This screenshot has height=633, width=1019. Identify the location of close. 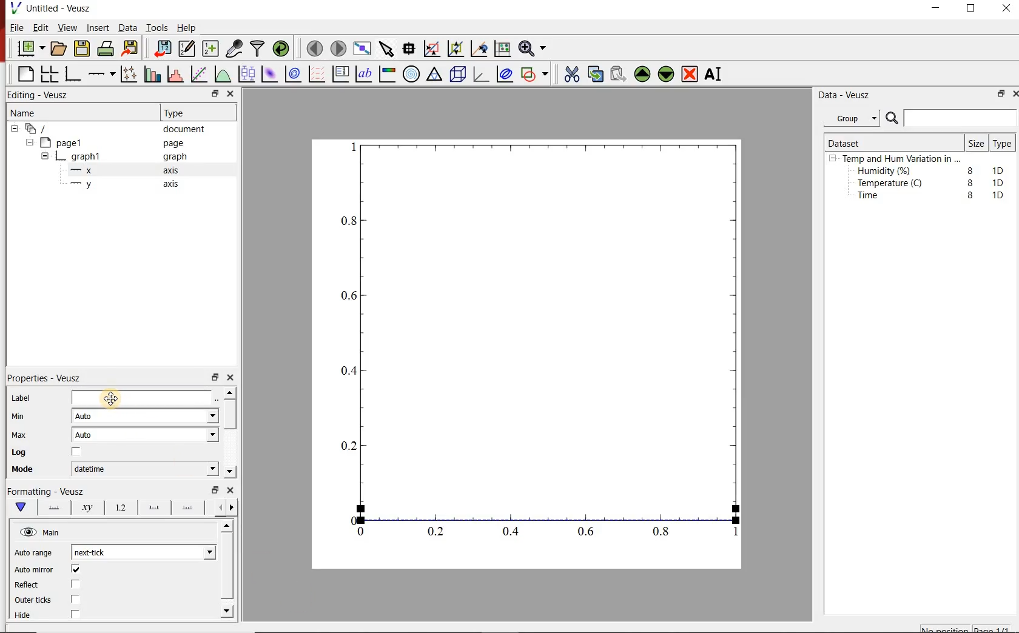
(1013, 93).